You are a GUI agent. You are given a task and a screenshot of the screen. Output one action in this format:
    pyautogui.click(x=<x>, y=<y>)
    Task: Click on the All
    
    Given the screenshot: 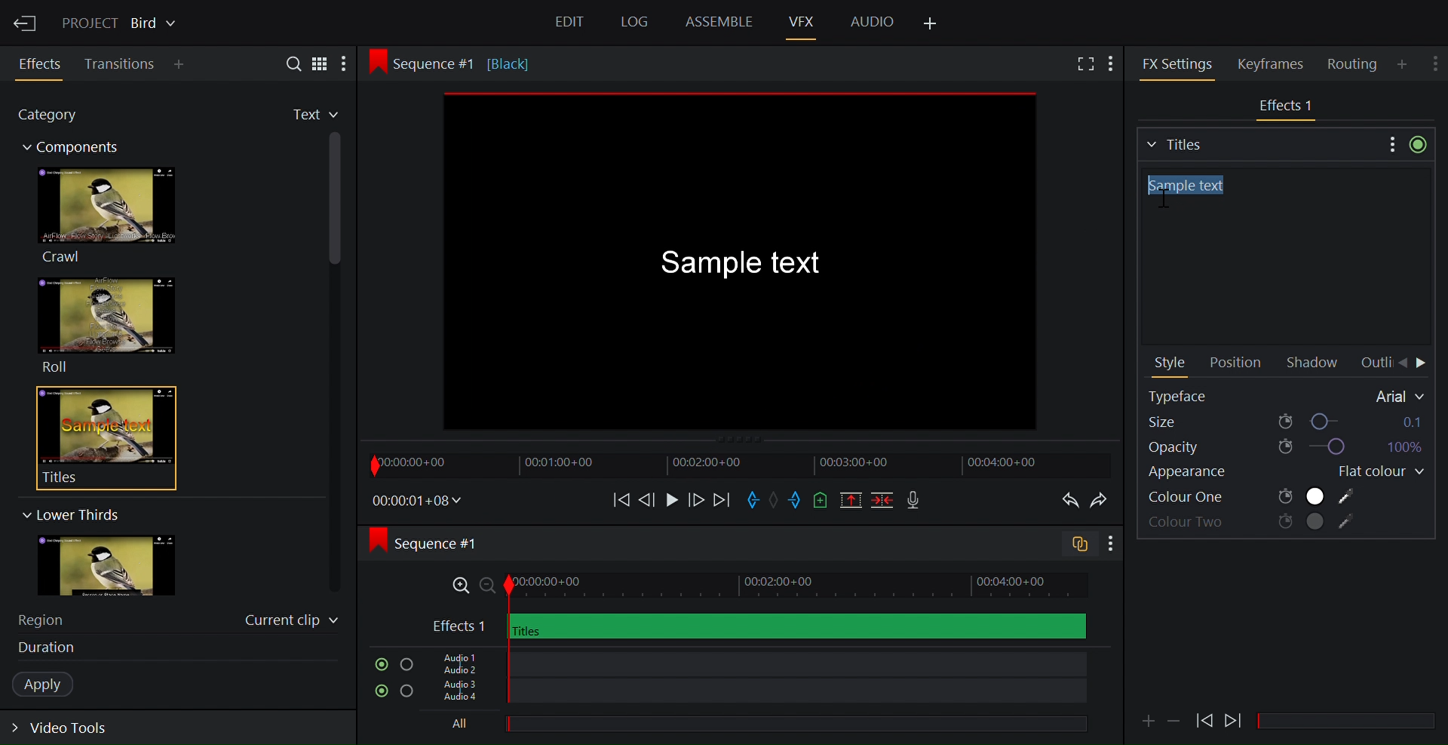 What is the action you would take?
    pyautogui.click(x=750, y=725)
    